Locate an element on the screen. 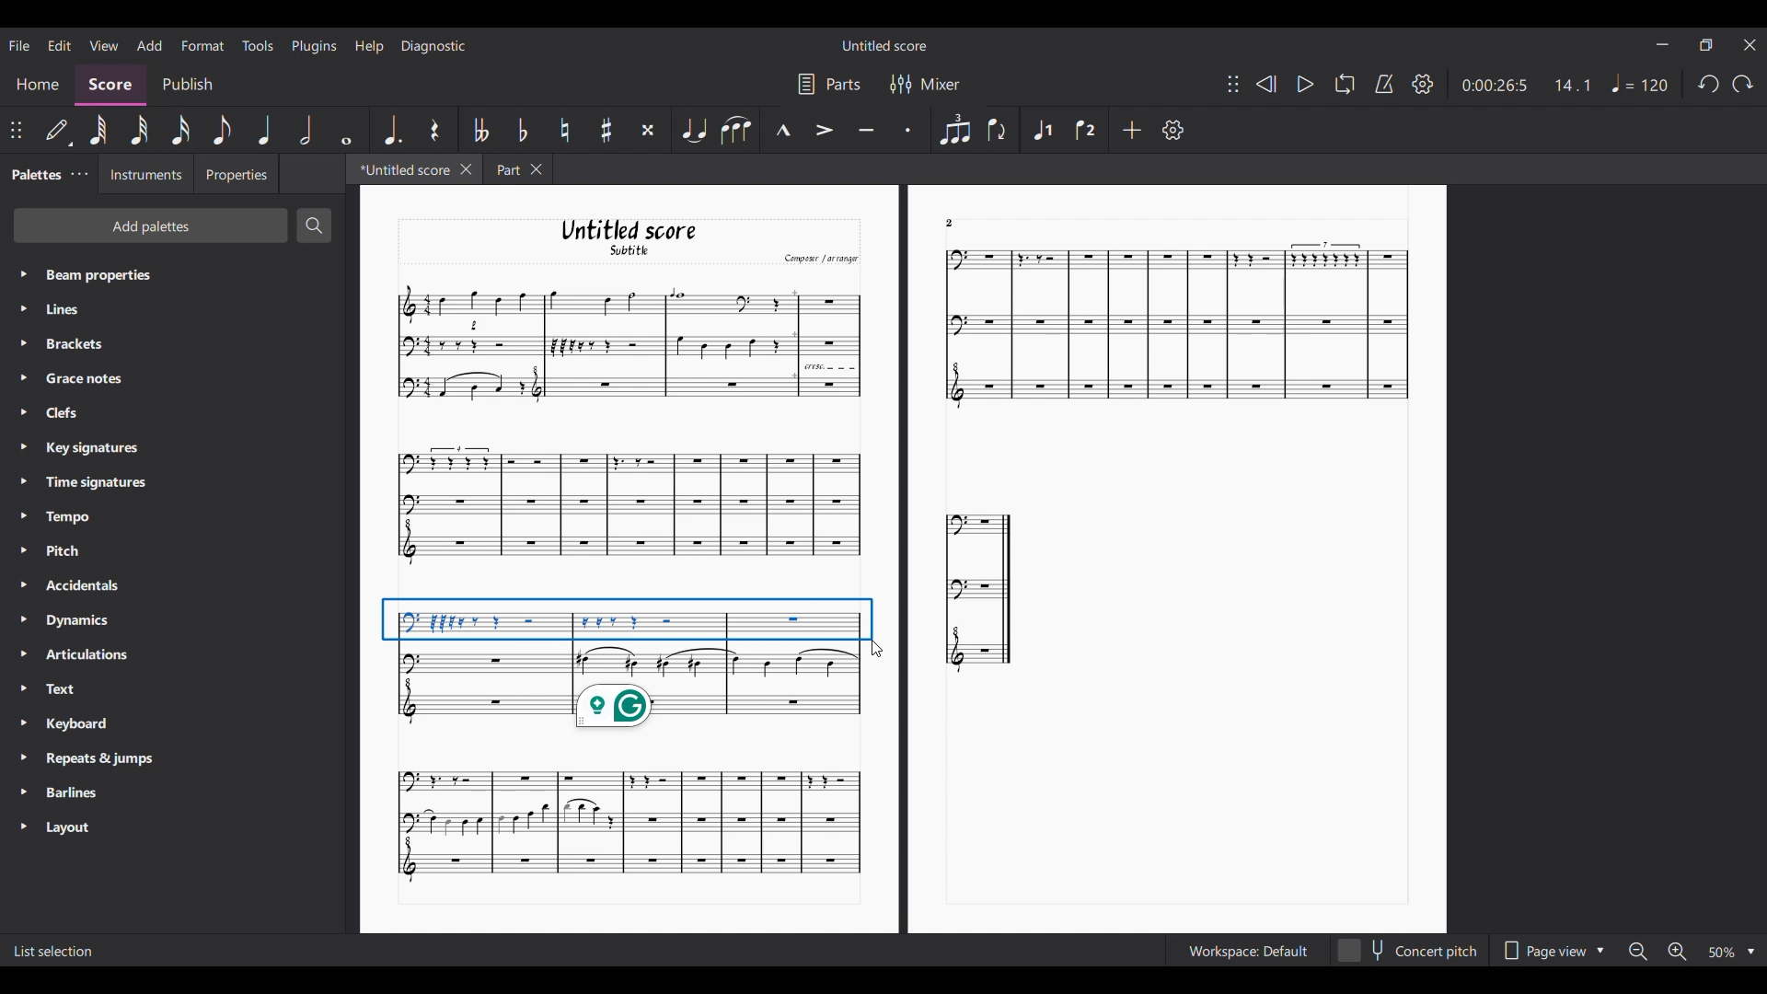 This screenshot has height=994, width=1767. Graph is located at coordinates (627, 506).